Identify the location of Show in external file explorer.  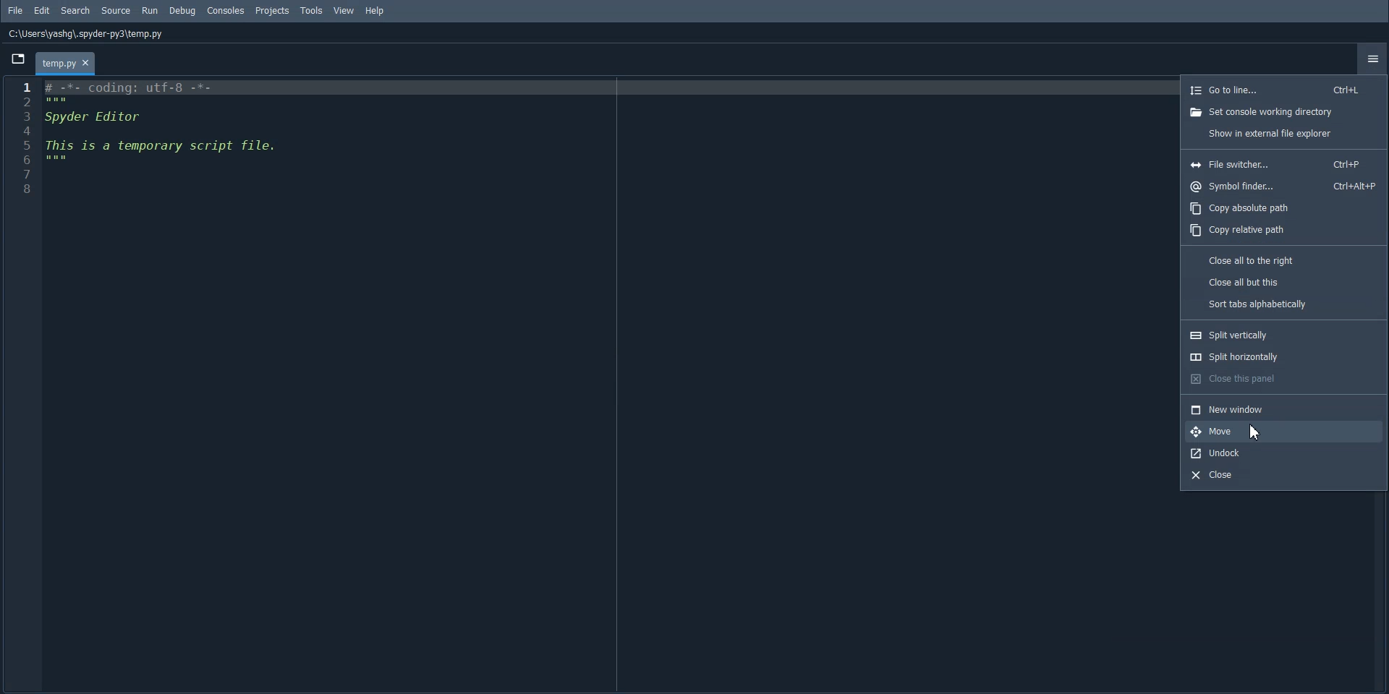
(1283, 134).